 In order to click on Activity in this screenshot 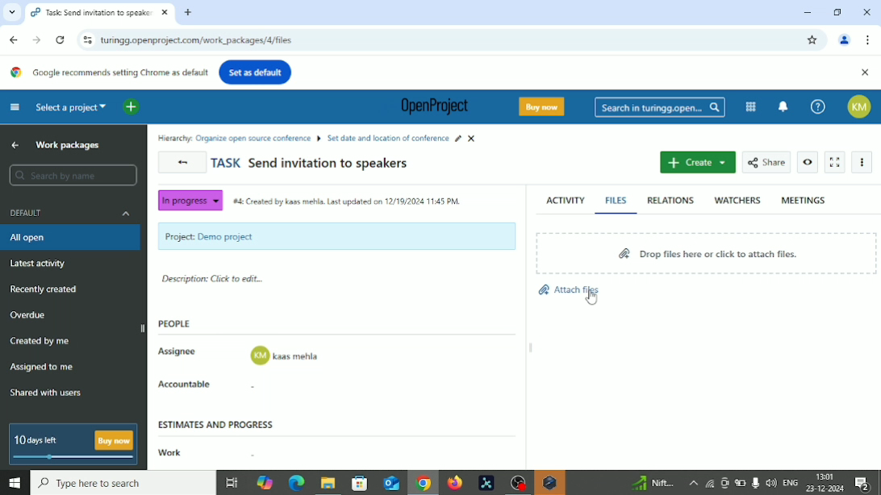, I will do `click(565, 198)`.